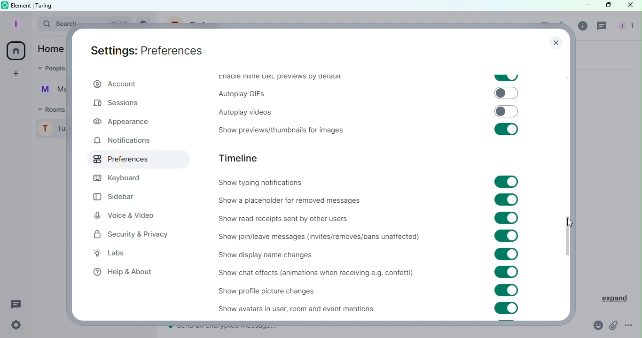  Describe the element at coordinates (123, 272) in the screenshot. I see `Help and about` at that location.